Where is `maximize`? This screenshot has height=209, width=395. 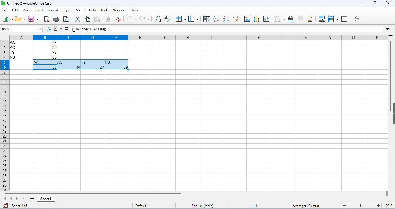
maximize is located at coordinates (375, 3).